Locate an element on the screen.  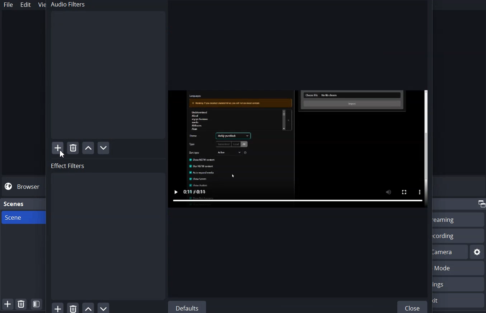
Settings is located at coordinates (459, 284).